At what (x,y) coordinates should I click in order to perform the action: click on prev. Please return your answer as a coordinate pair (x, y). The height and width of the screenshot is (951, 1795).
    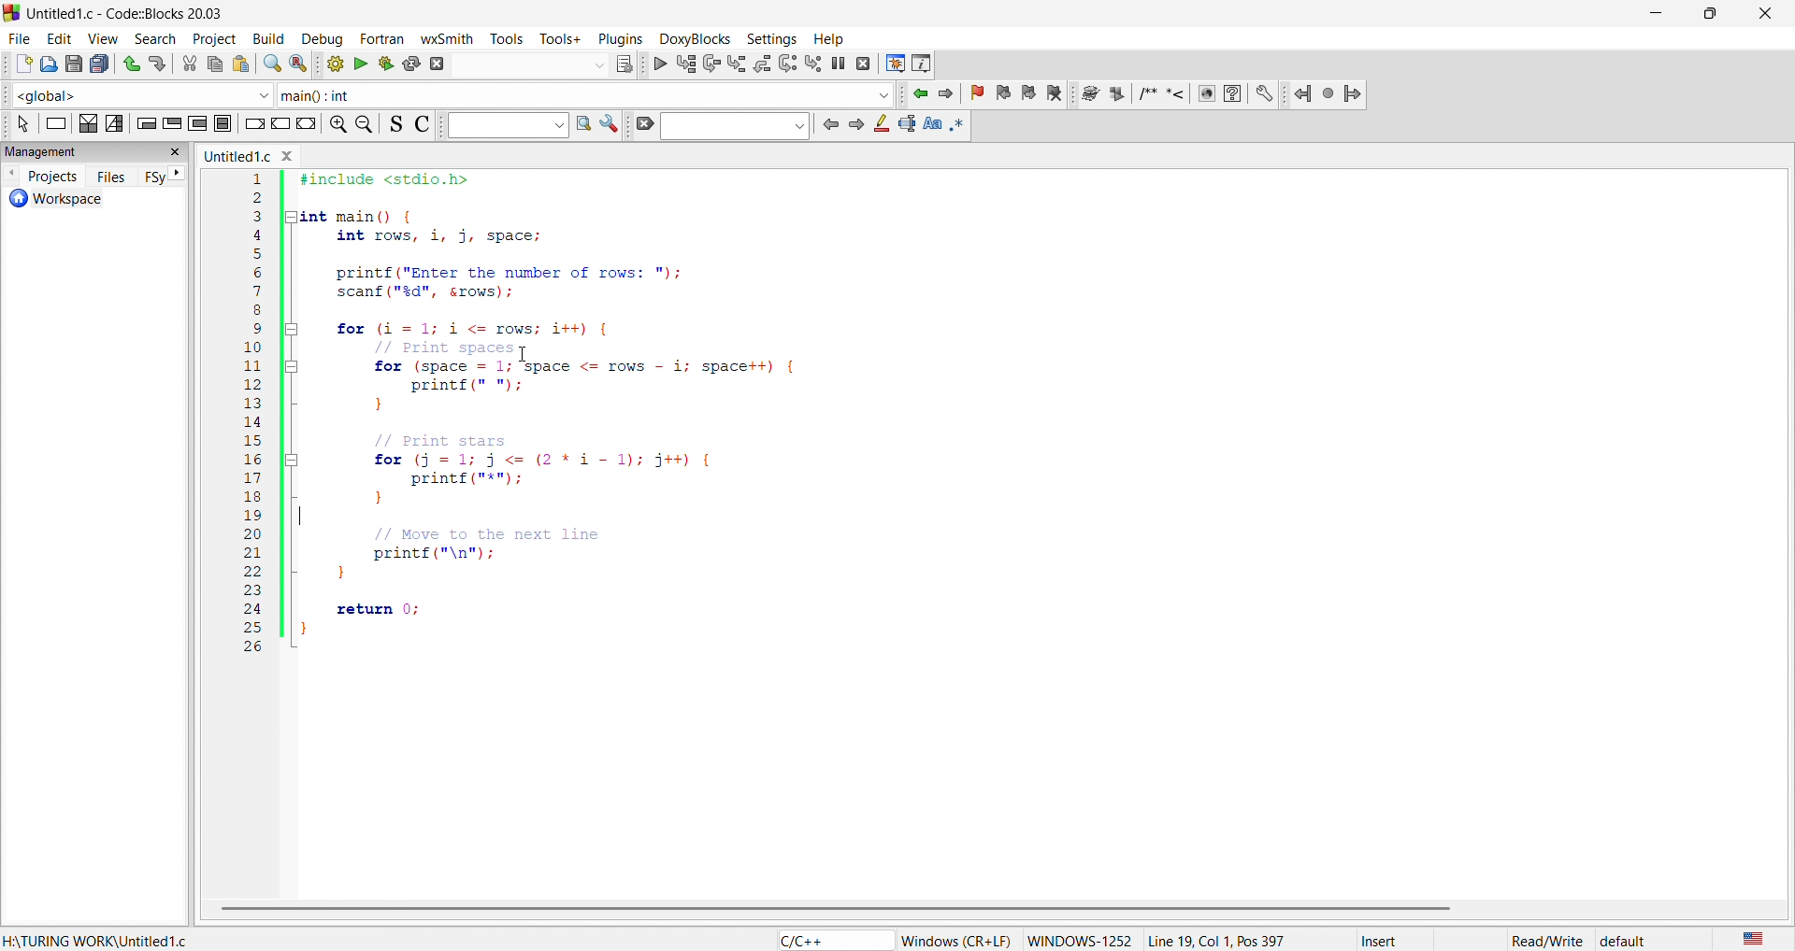
    Looking at the image, I should click on (829, 124).